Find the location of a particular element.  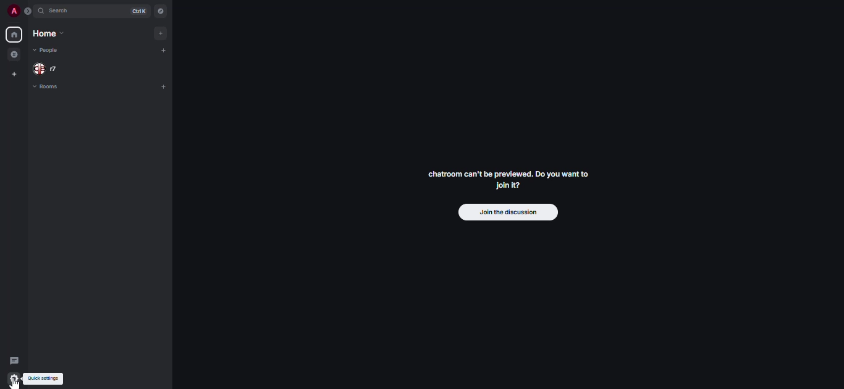

join the discussion is located at coordinates (508, 212).